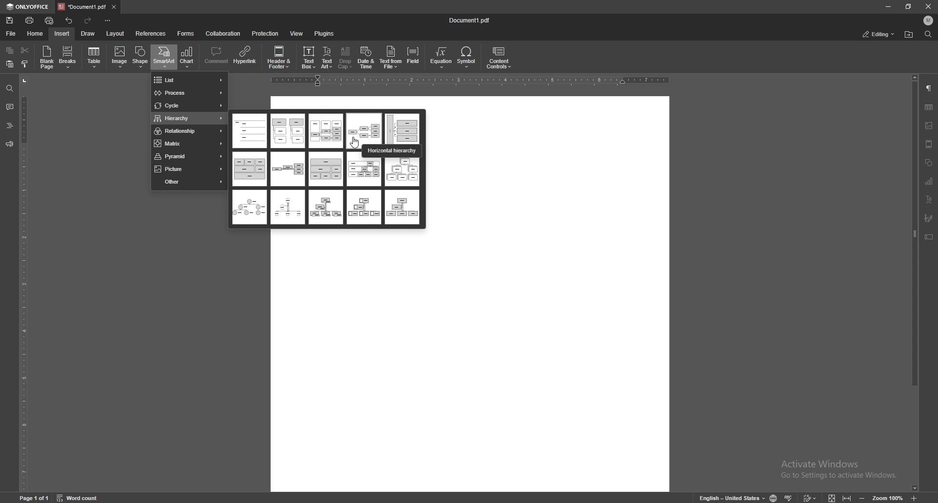 Image resolution: width=938 pixels, height=503 pixels. I want to click on breaks, so click(68, 57).